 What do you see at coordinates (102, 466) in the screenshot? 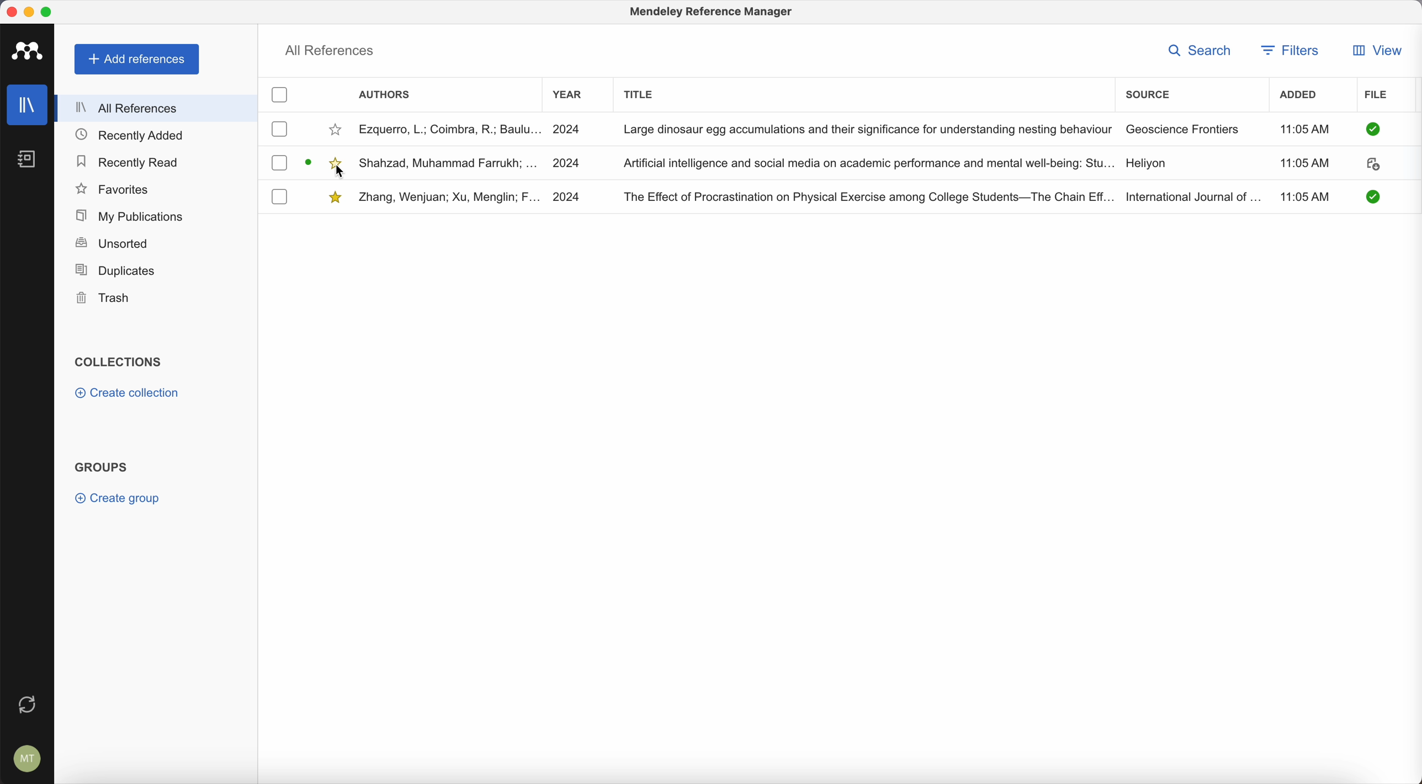
I see `groups` at bounding box center [102, 466].